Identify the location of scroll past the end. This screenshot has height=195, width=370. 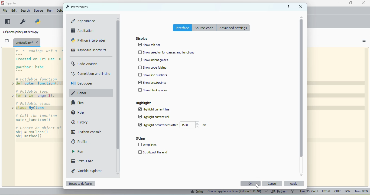
(153, 152).